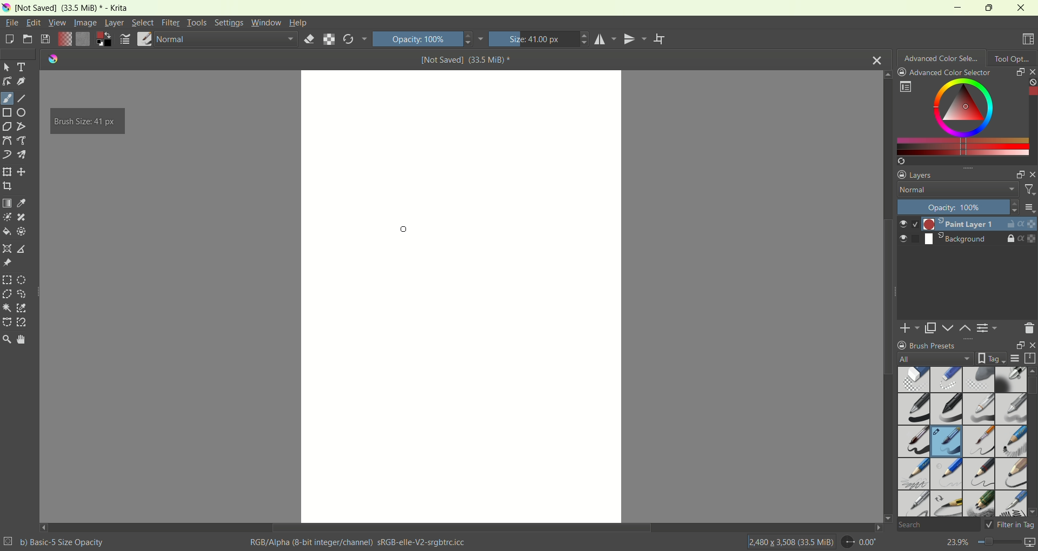 This screenshot has width=1038, height=551. Describe the element at coordinates (7, 280) in the screenshot. I see `rectangular selection` at that location.